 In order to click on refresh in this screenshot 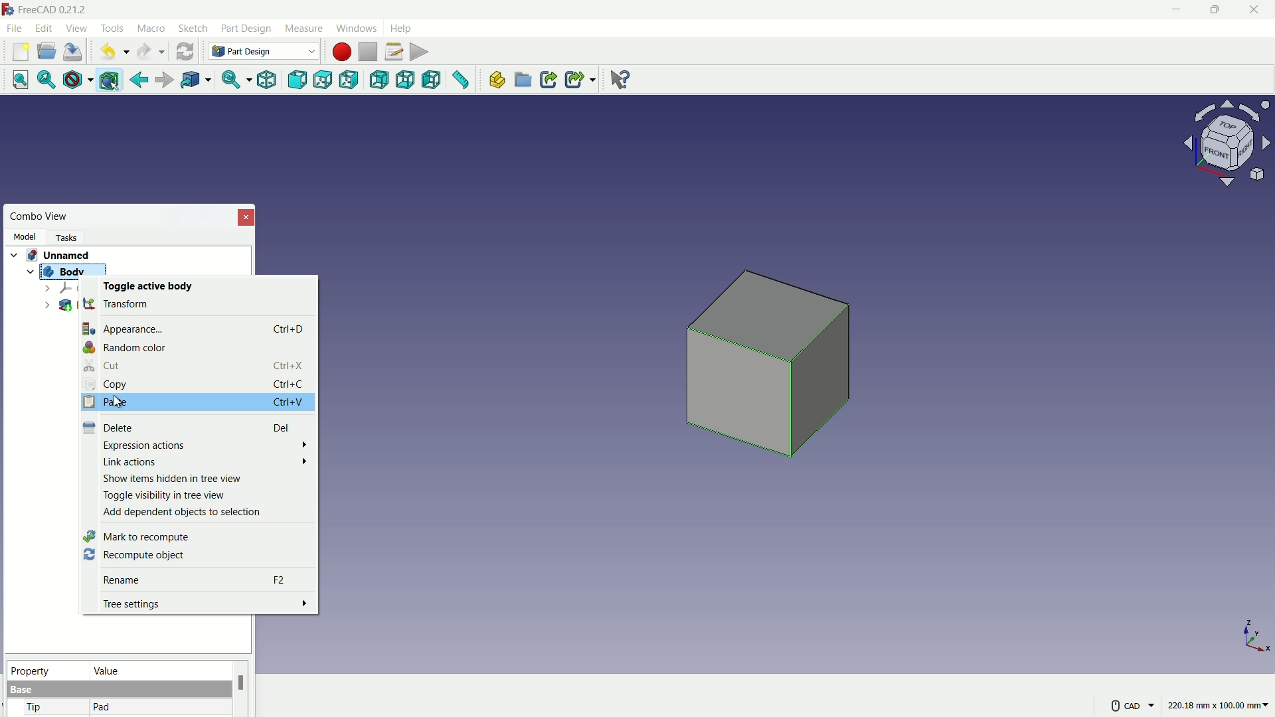, I will do `click(185, 50)`.